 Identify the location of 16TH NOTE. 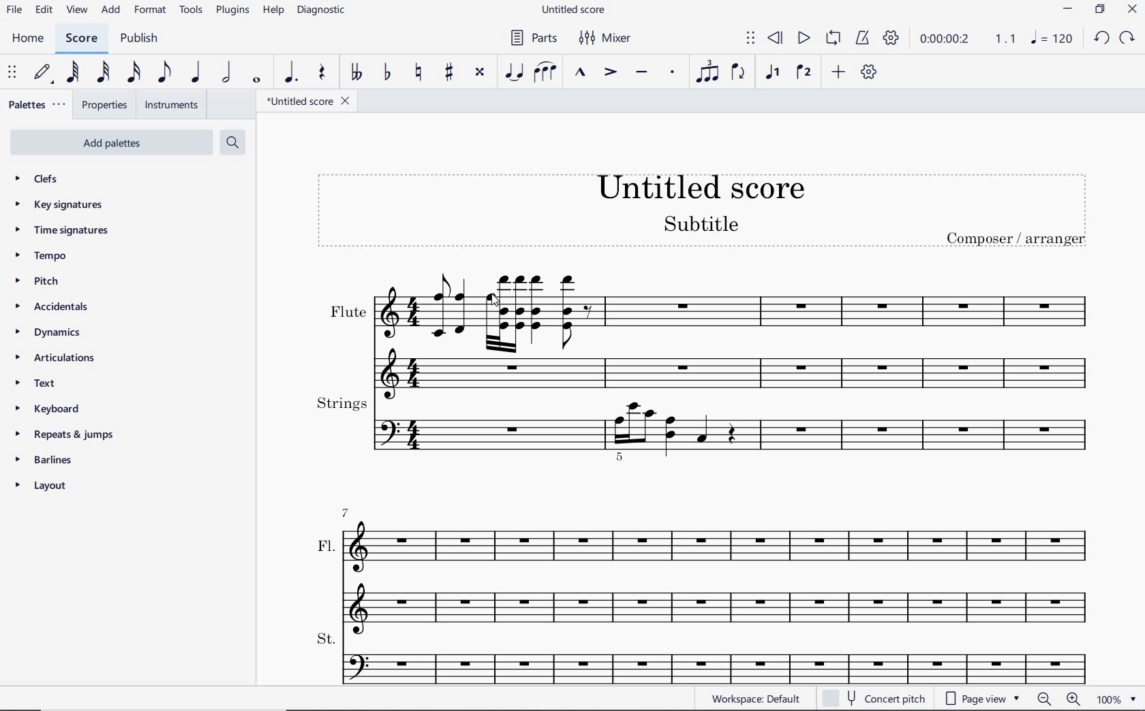
(134, 75).